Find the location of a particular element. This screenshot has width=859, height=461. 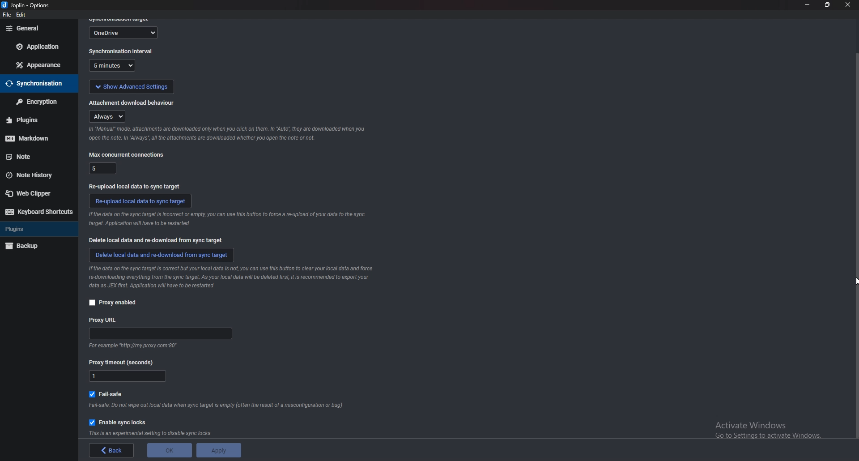

sync is located at coordinates (36, 84).